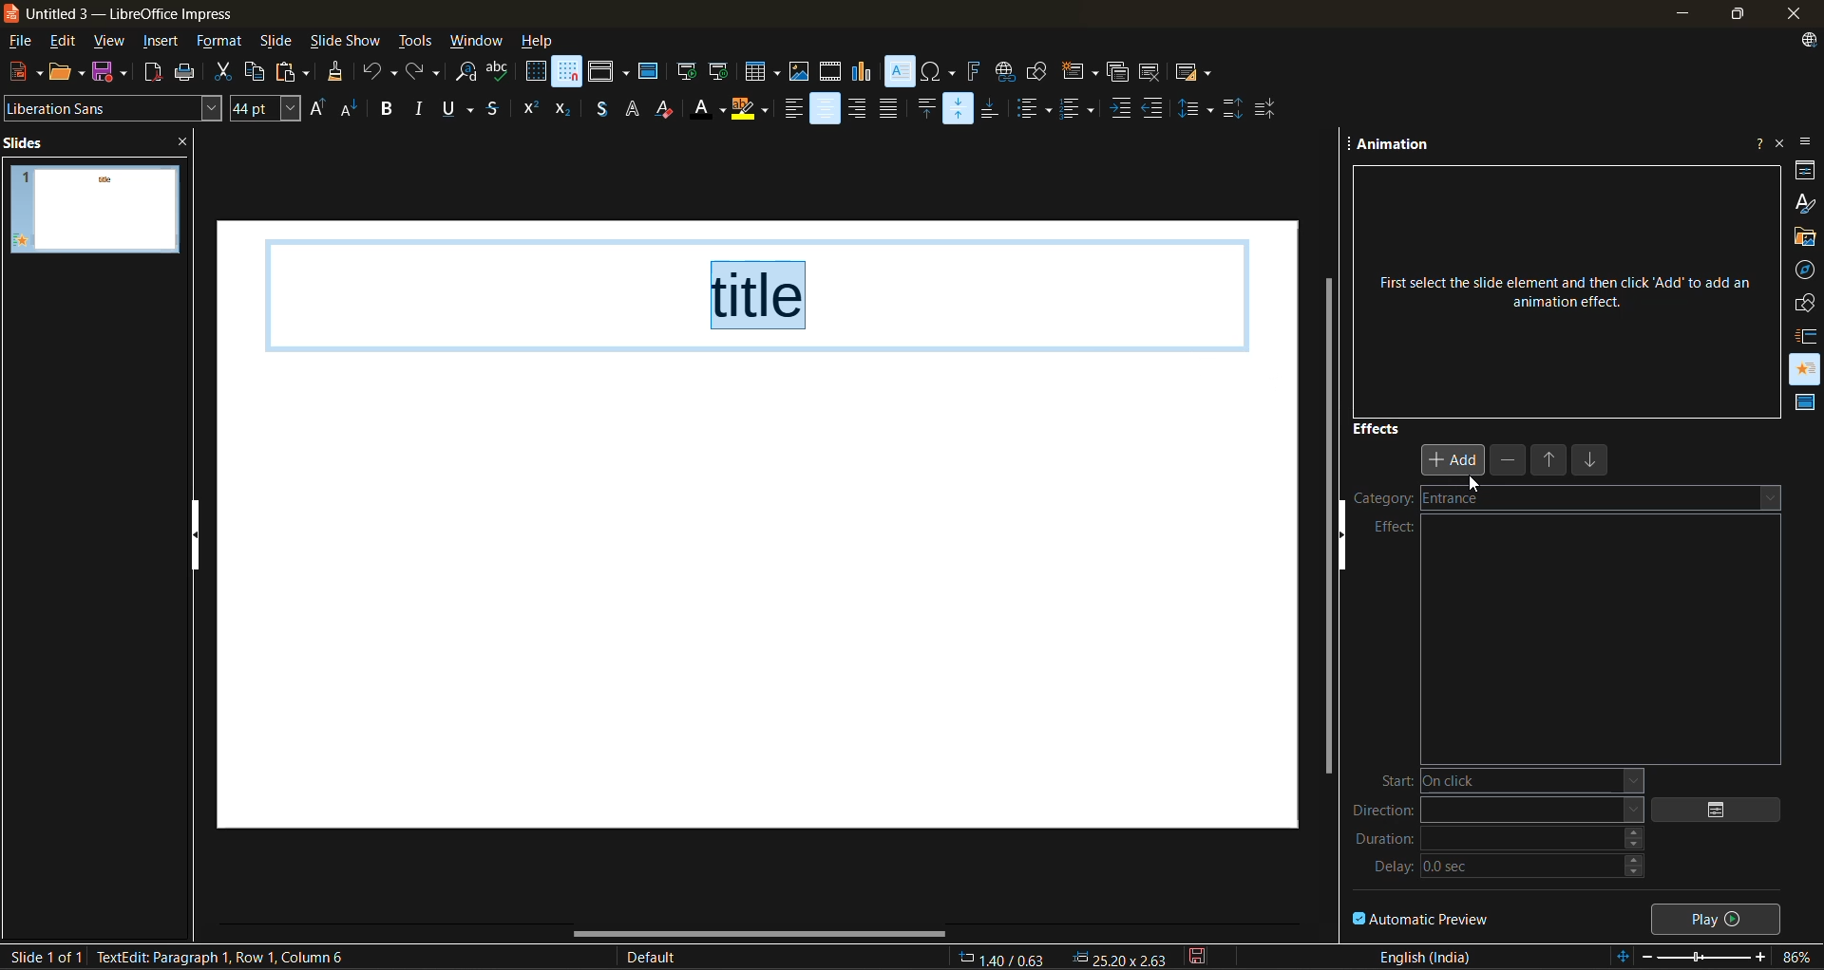  Describe the element at coordinates (662, 959) in the screenshot. I see `slide master name` at that location.